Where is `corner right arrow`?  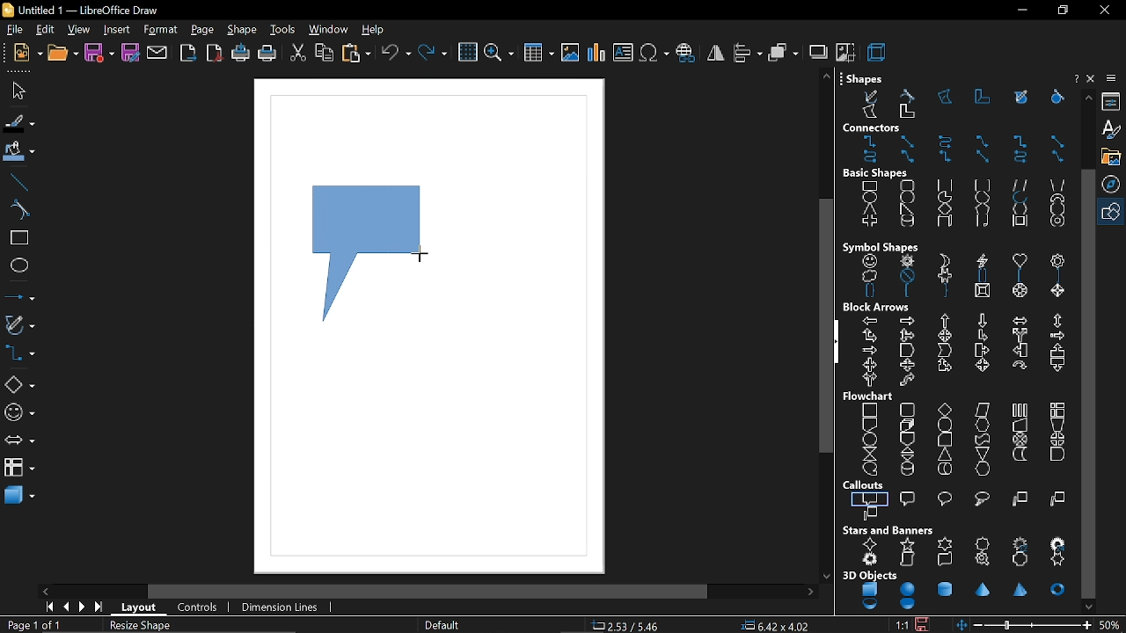
corner right arrow is located at coordinates (983, 336).